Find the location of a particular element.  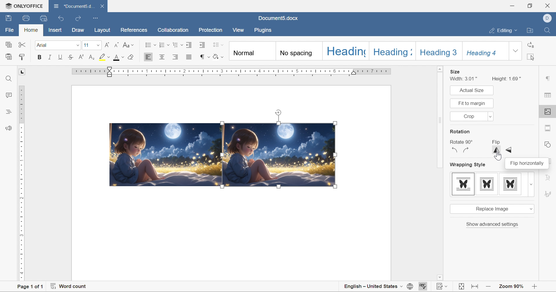

drop down is located at coordinates (490, 117).